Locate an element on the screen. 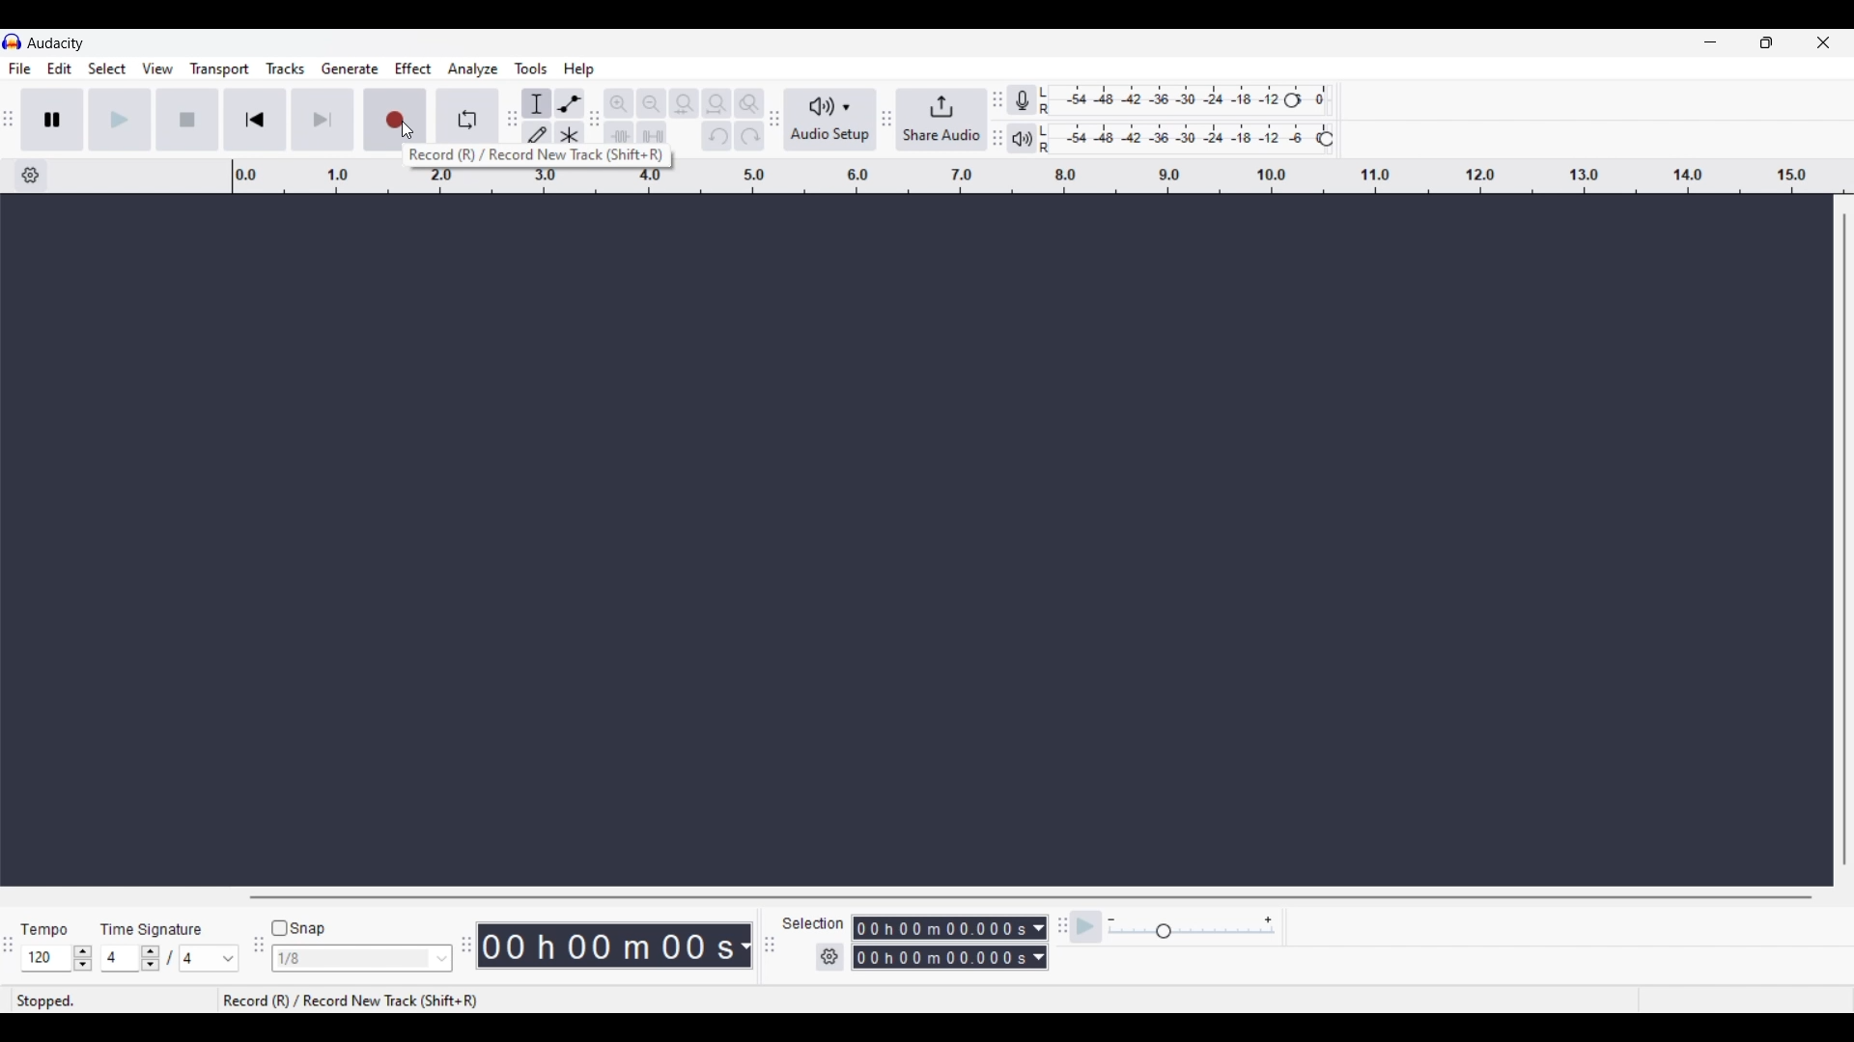 The image size is (1854, 1042). Description of current selection is located at coordinates (532, 158).